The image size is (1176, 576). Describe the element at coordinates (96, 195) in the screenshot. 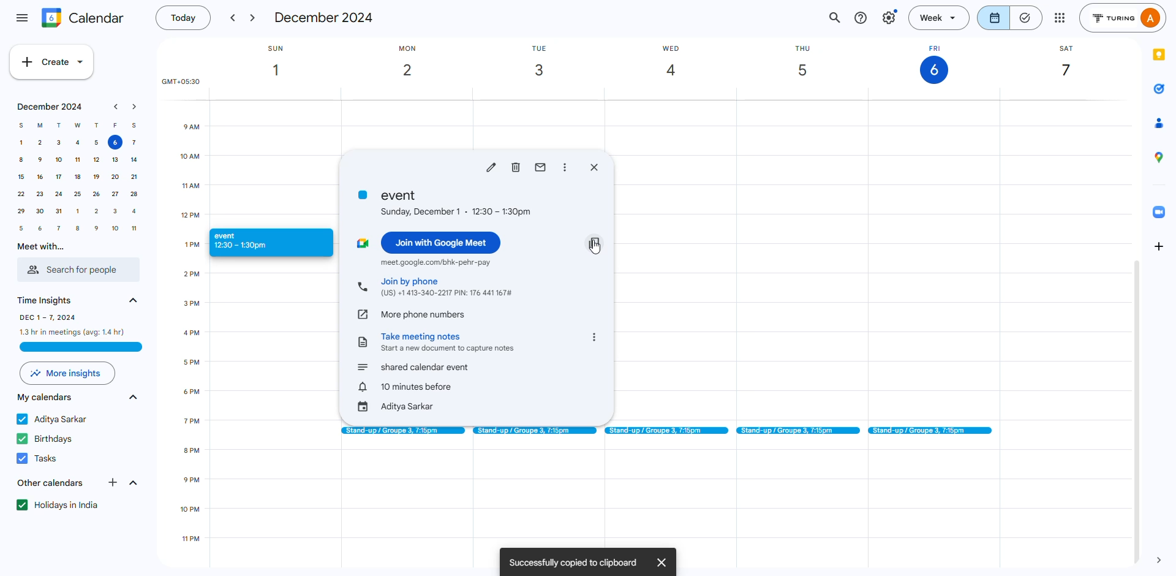

I see `26` at that location.